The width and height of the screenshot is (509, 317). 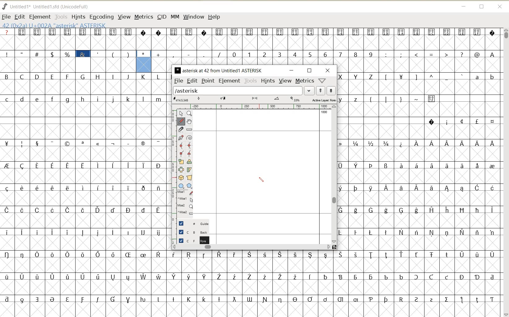 What do you see at coordinates (323, 81) in the screenshot?
I see `help/window` at bounding box center [323, 81].